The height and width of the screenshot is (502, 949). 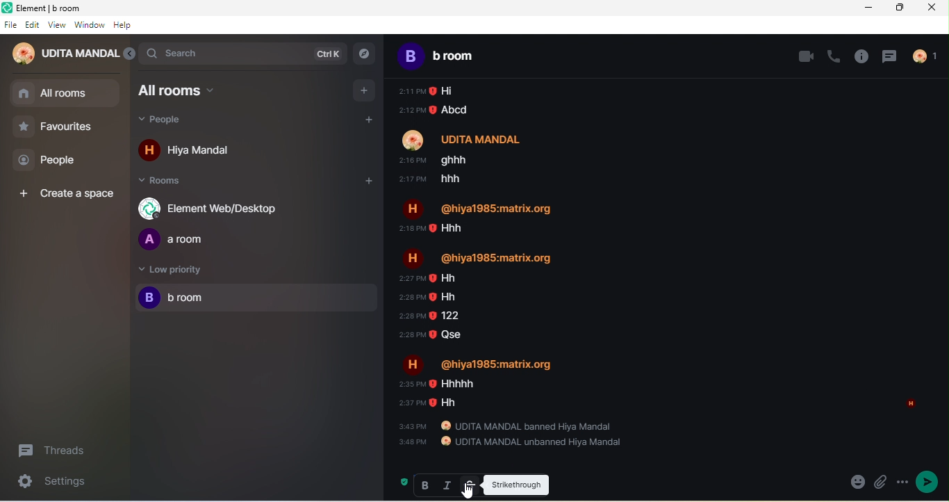 I want to click on voice call, so click(x=836, y=55).